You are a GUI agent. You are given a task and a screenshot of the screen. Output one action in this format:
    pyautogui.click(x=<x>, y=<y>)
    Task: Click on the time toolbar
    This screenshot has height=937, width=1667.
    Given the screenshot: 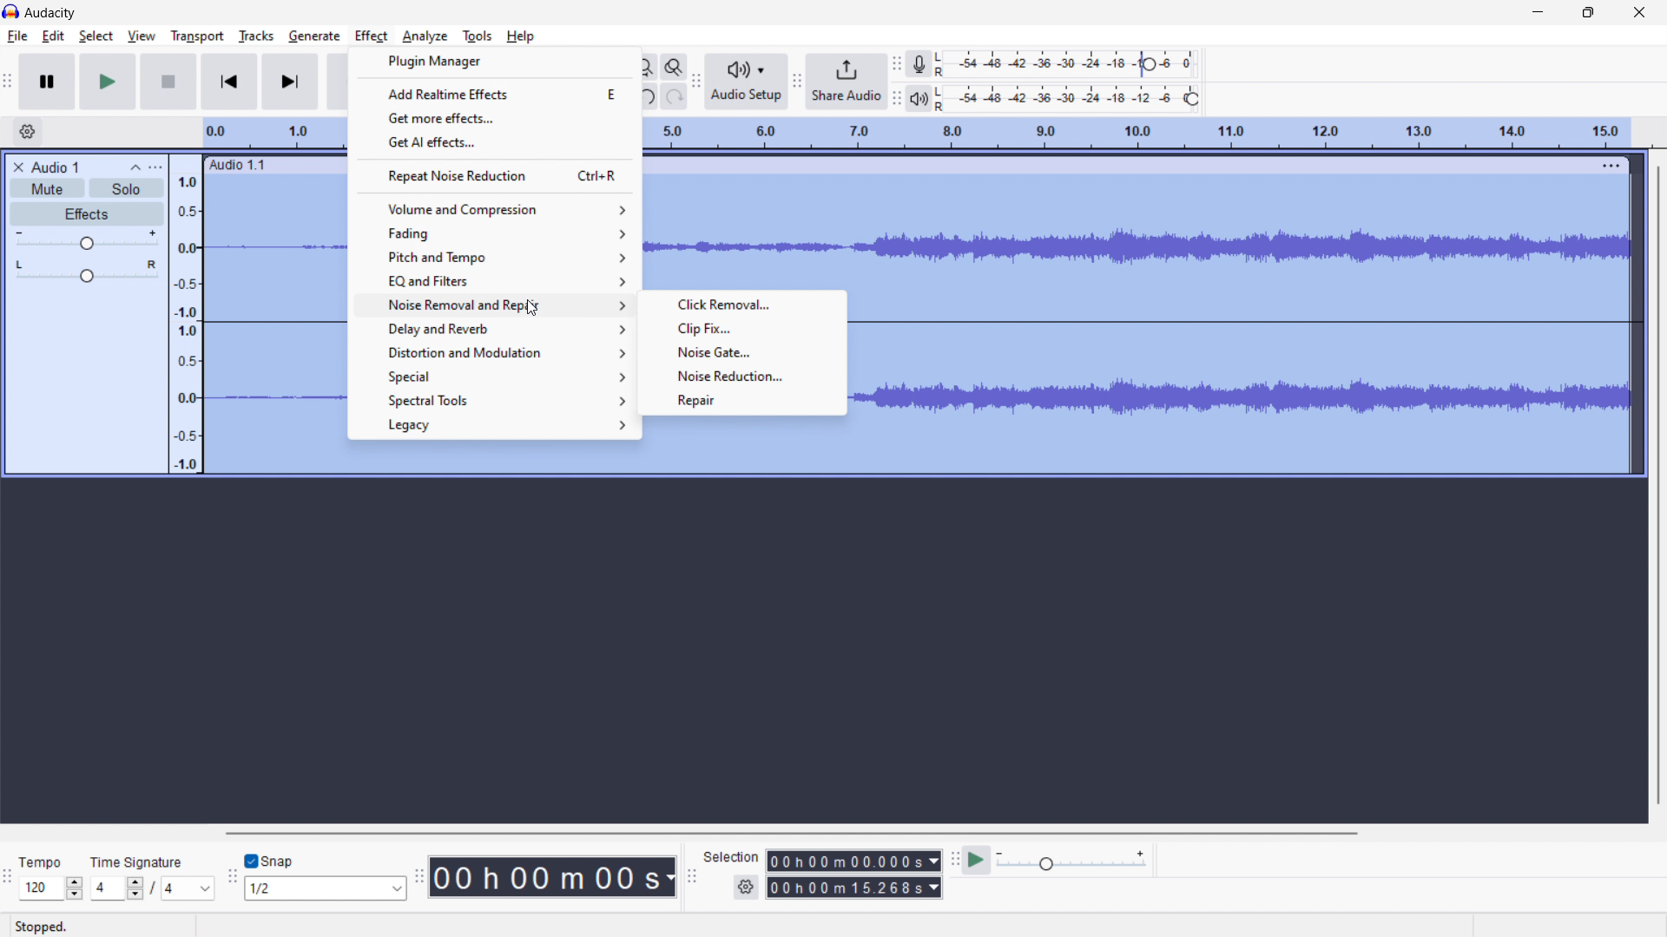 What is the action you would take?
    pyautogui.click(x=419, y=874)
    